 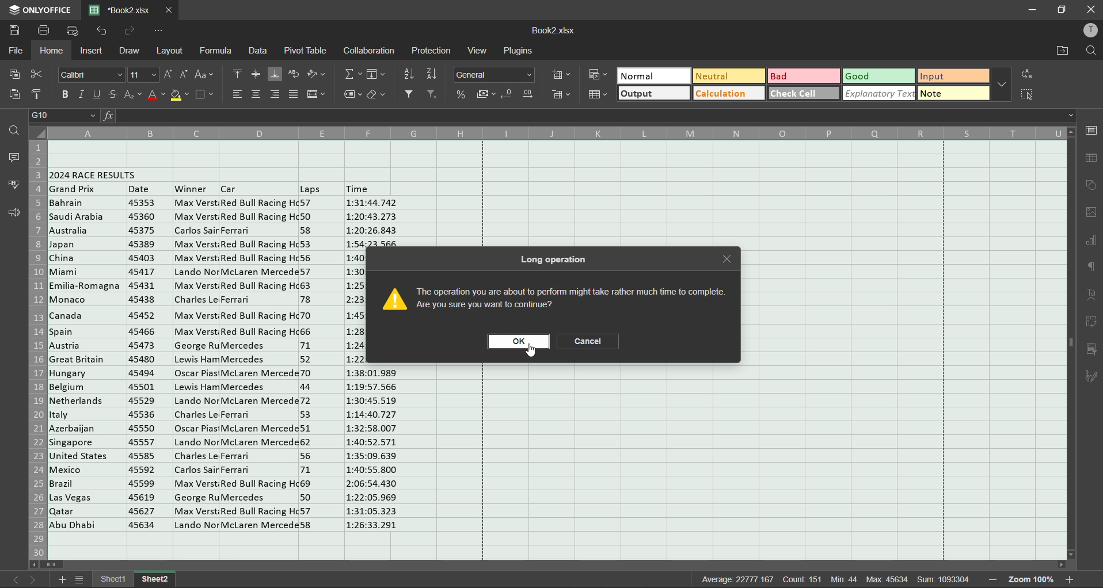 I want to click on text, so click(x=1091, y=295).